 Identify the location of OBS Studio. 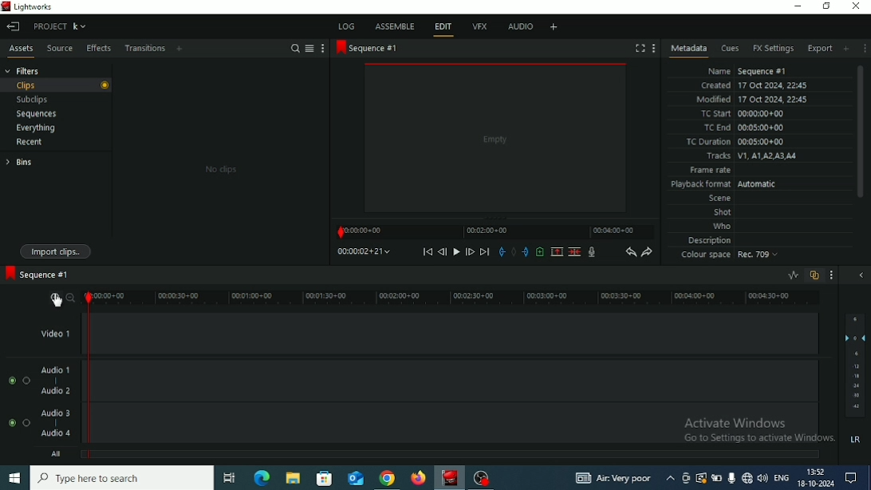
(481, 479).